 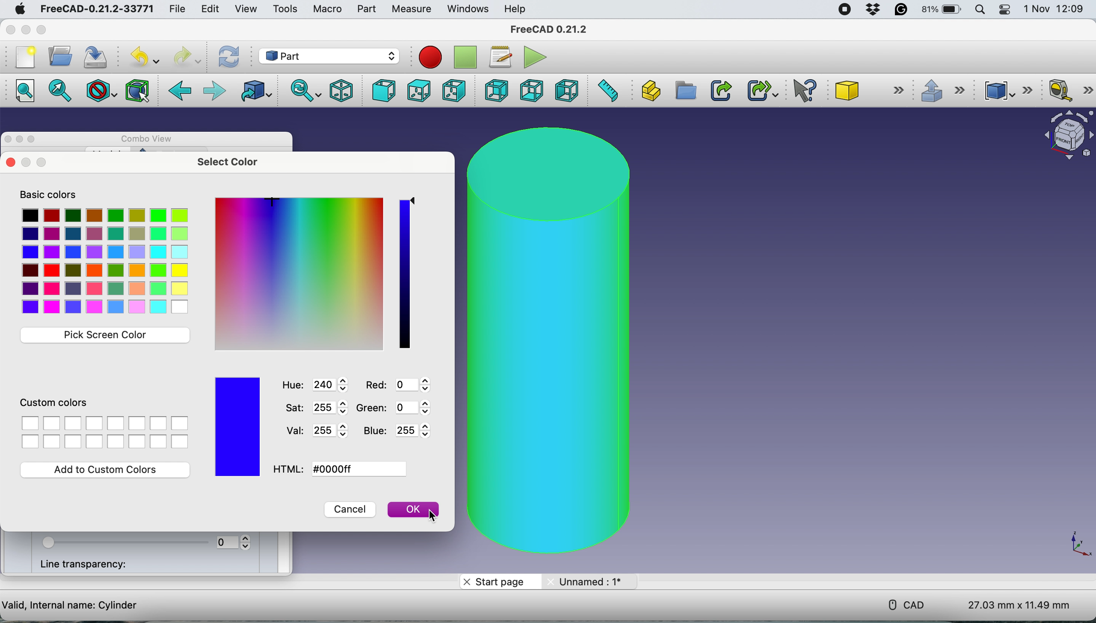 I want to click on cylinder, so click(x=543, y=341).